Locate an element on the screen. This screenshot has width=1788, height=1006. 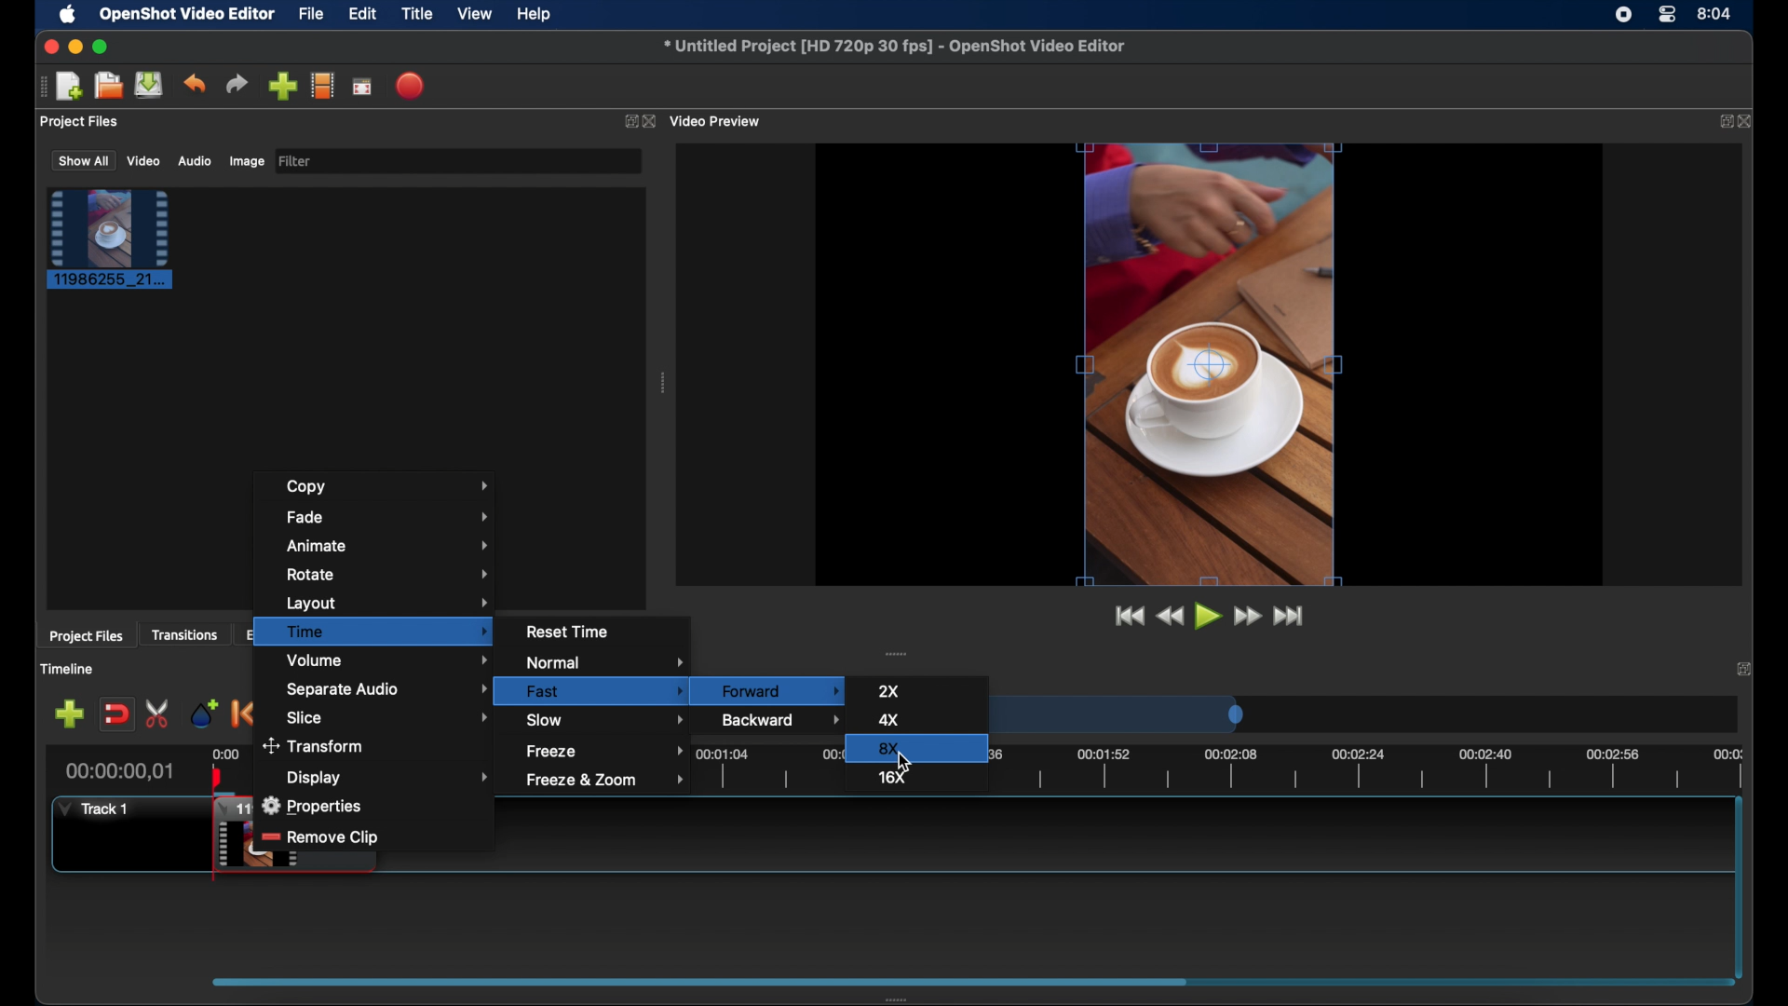
enable razor is located at coordinates (159, 714).